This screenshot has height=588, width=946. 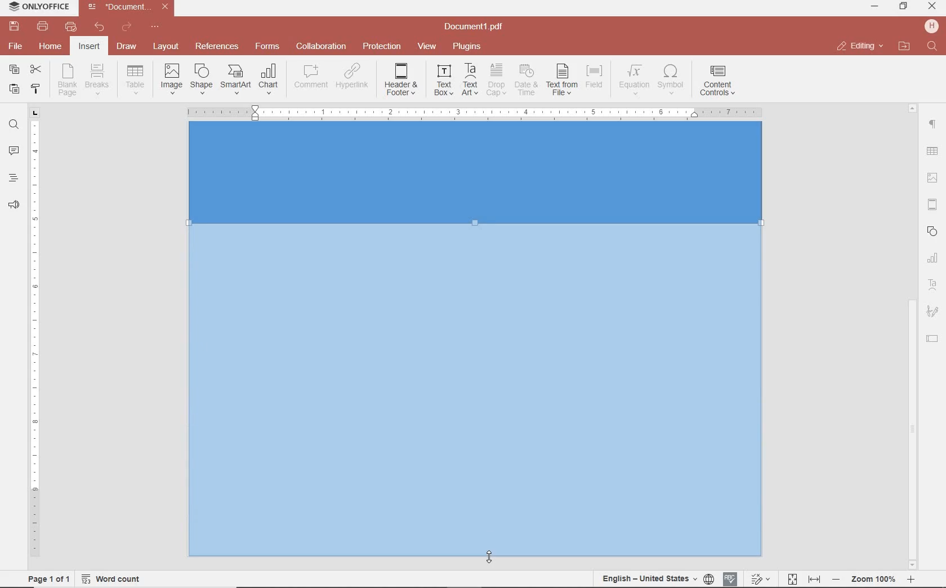 I want to click on file name, so click(x=131, y=7).